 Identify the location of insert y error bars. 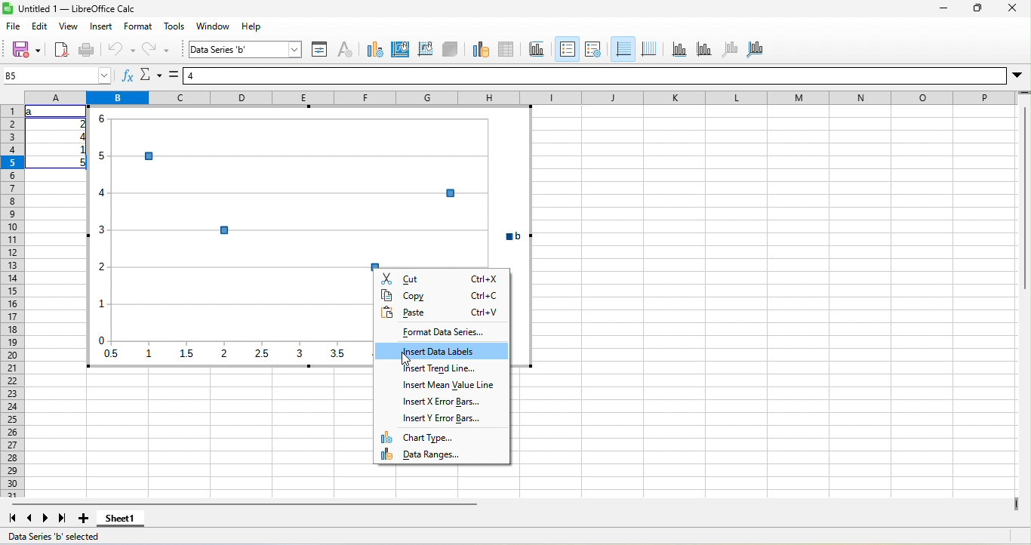
(441, 418).